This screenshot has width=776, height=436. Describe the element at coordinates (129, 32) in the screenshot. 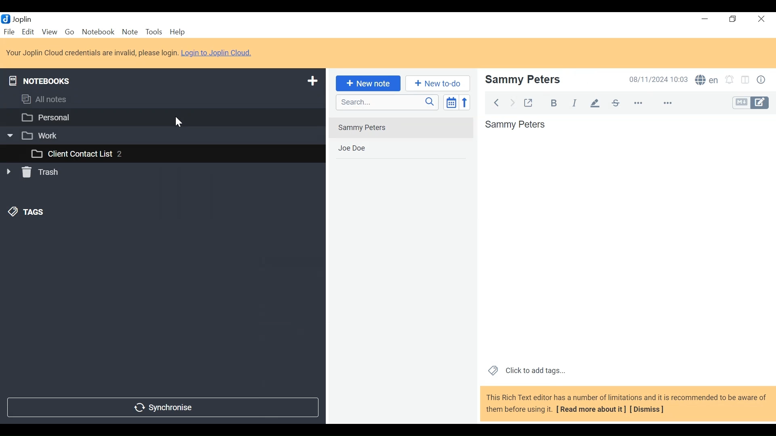

I see `Note` at that location.